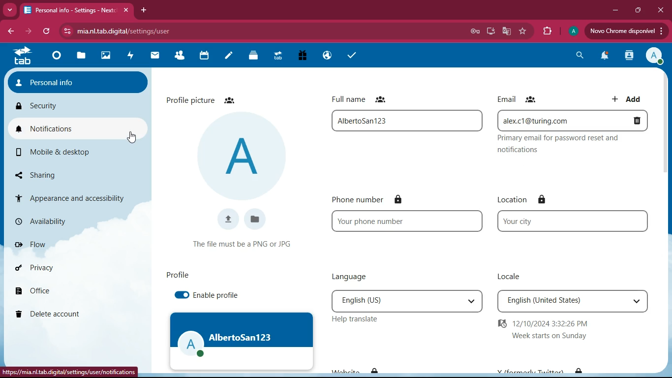 The image size is (672, 378). What do you see at coordinates (257, 219) in the screenshot?
I see `files` at bounding box center [257, 219].